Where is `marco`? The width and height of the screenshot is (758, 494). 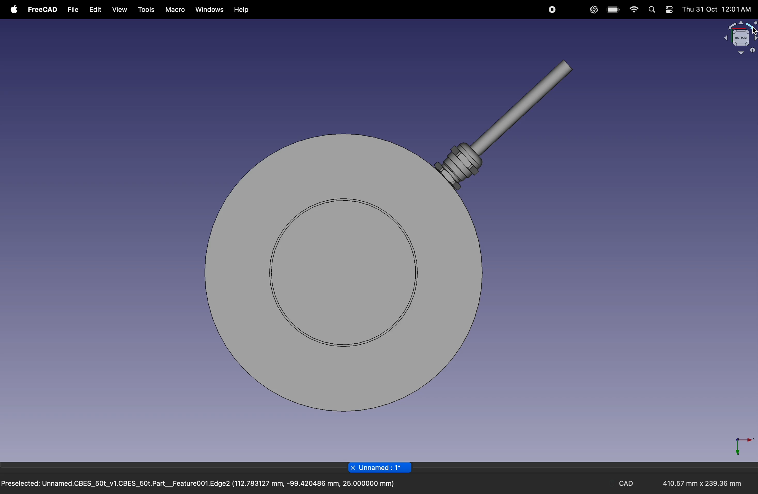
marco is located at coordinates (175, 9).